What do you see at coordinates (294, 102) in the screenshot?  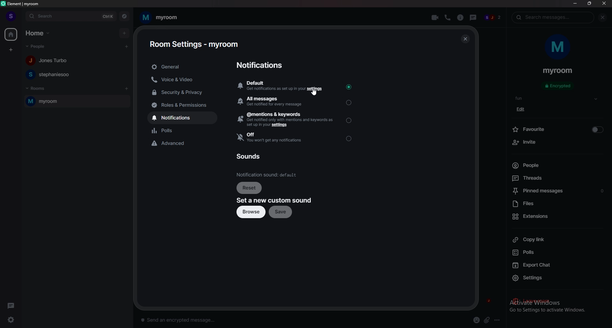 I see `all messages` at bounding box center [294, 102].